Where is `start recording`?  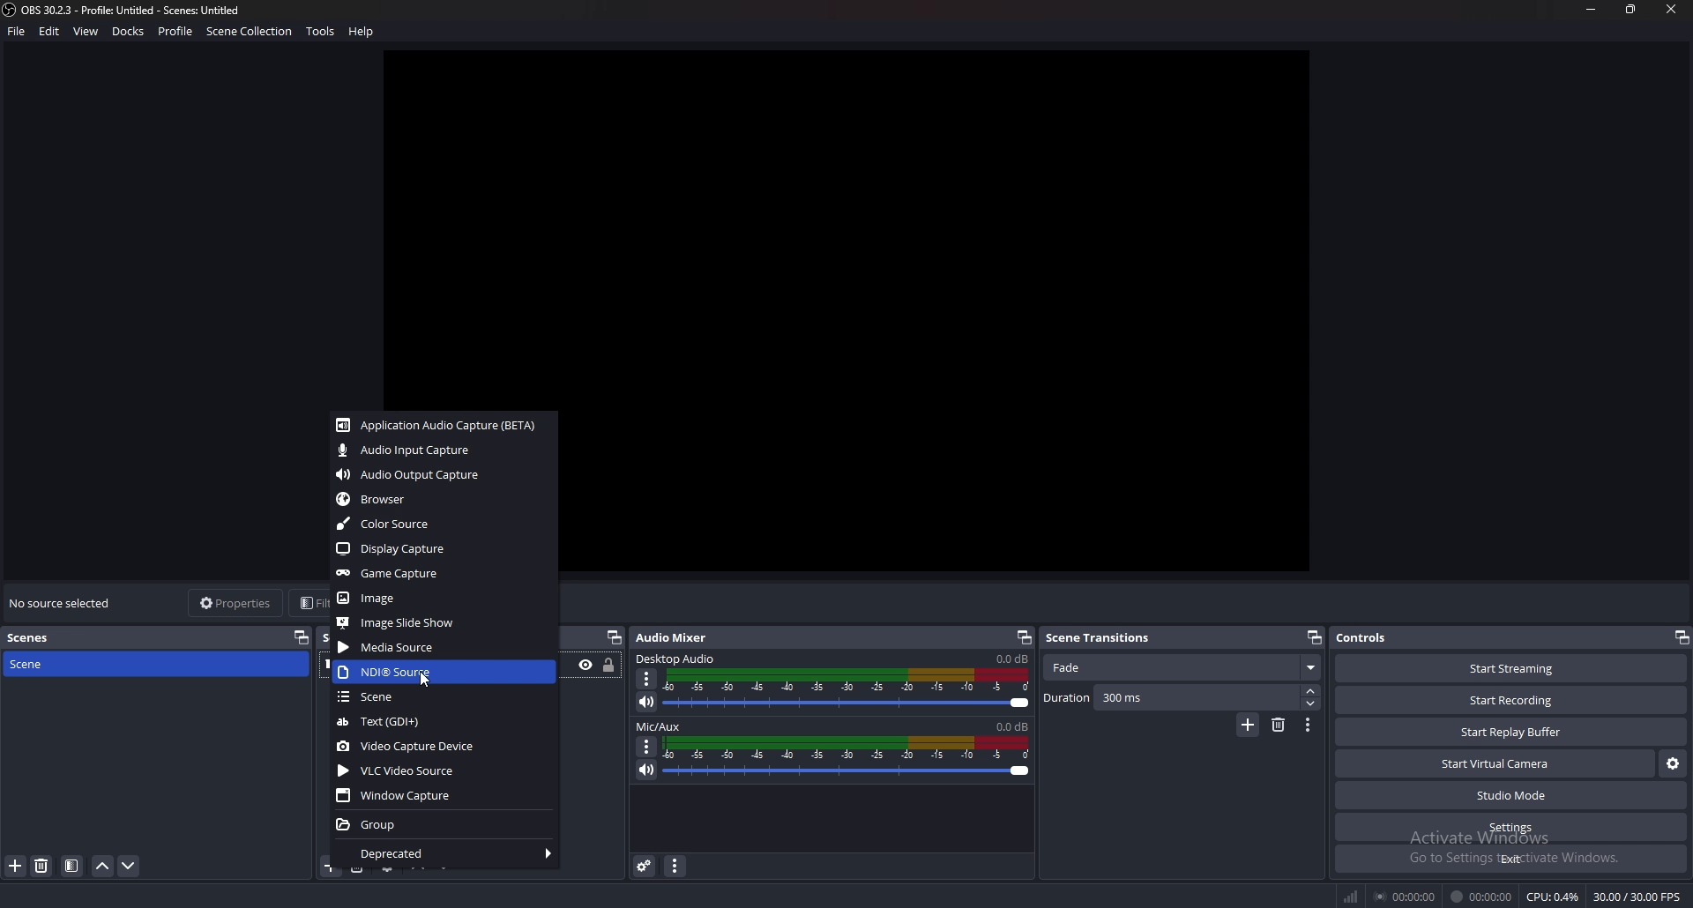 start recording is located at coordinates (1511, 700).